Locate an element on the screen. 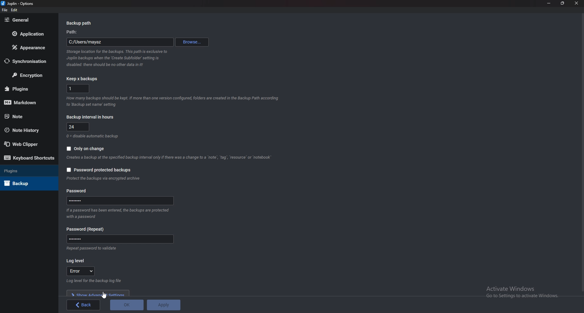 The width and height of the screenshot is (584, 313). Minimize is located at coordinates (550, 3).